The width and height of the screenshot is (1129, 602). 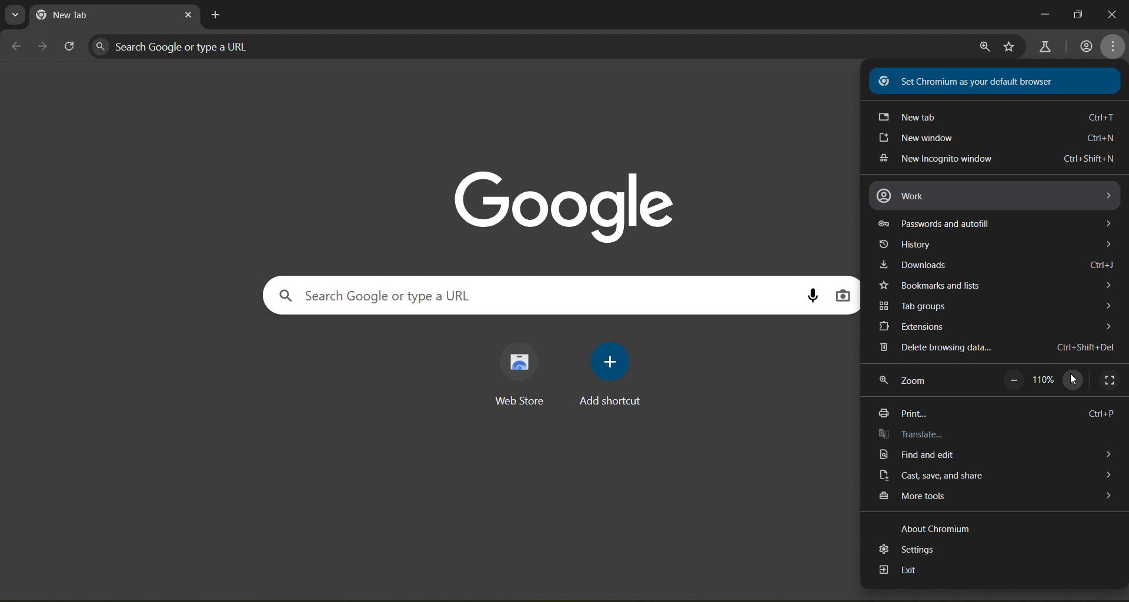 What do you see at coordinates (994, 116) in the screenshot?
I see `new tab` at bounding box center [994, 116].